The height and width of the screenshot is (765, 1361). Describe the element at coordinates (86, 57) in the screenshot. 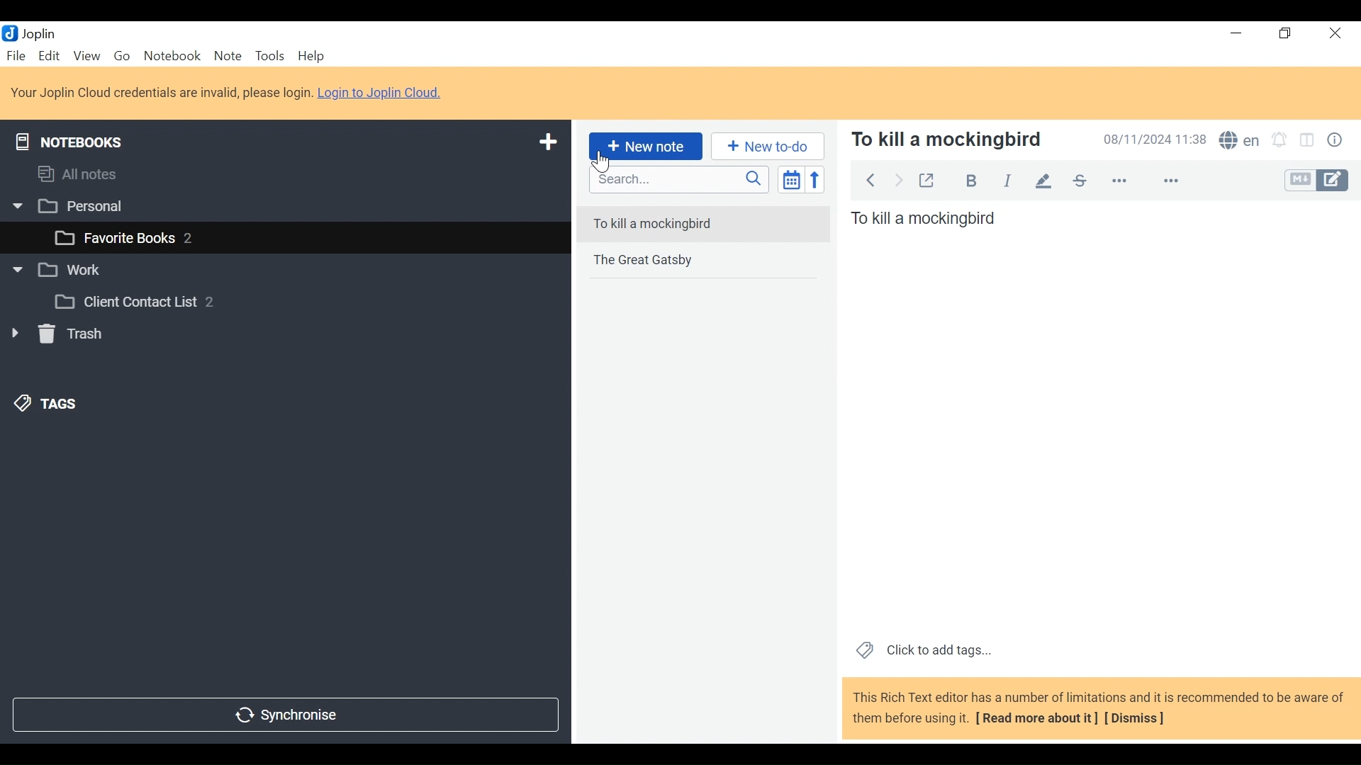

I see `View` at that location.